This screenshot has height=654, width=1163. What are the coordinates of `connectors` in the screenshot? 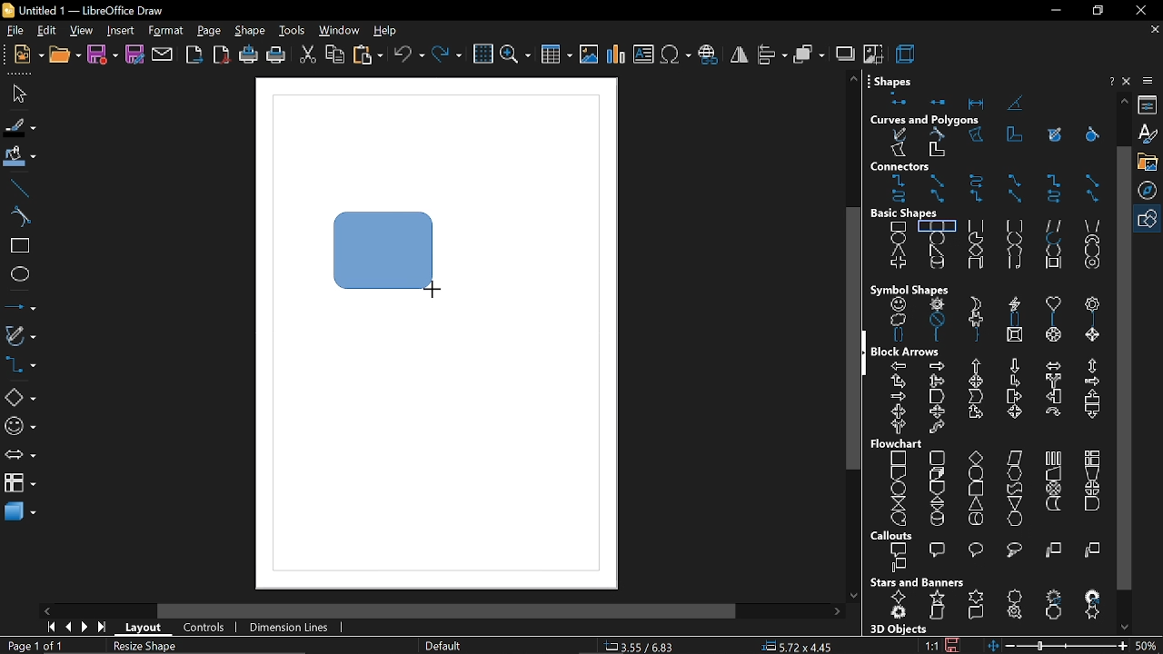 It's located at (922, 167).